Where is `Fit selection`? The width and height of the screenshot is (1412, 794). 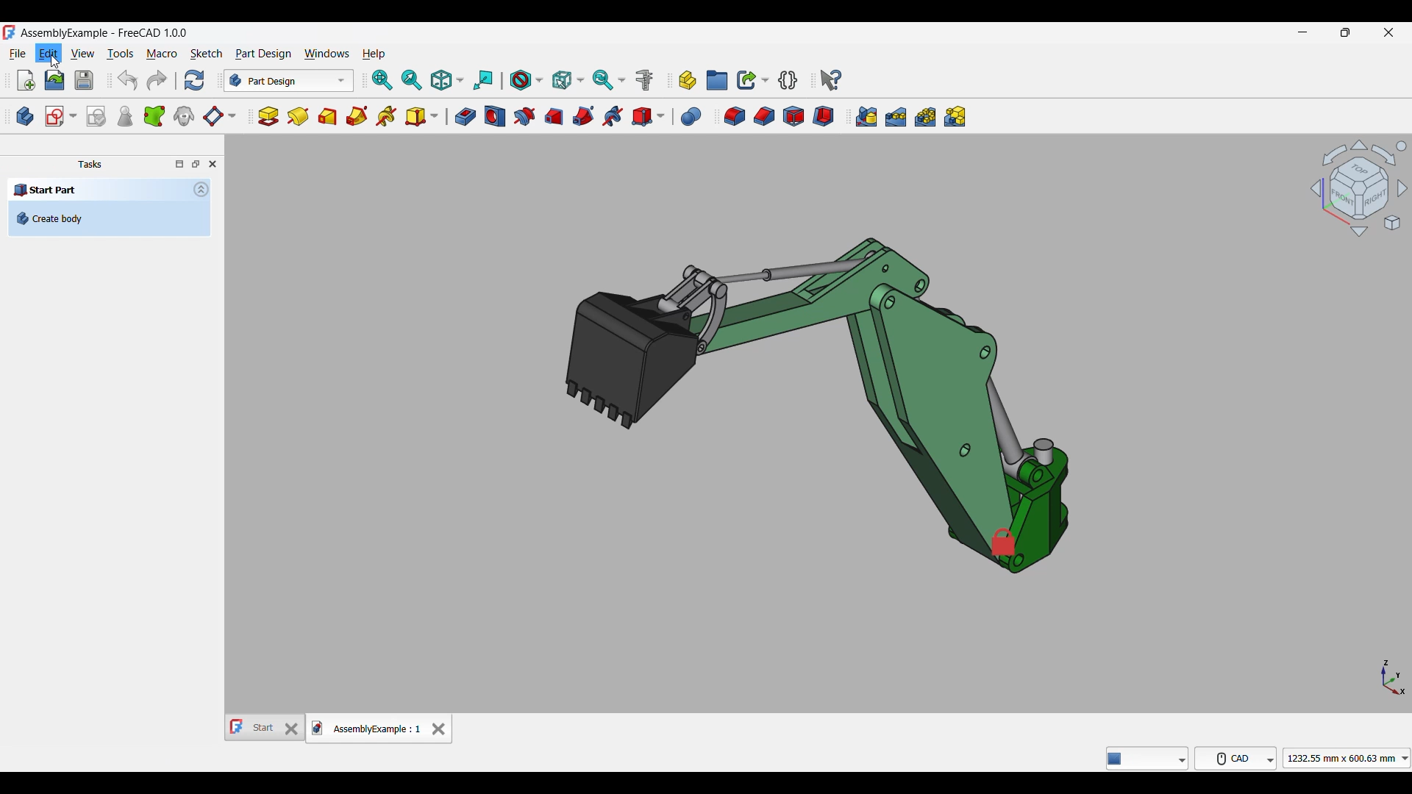 Fit selection is located at coordinates (412, 79).